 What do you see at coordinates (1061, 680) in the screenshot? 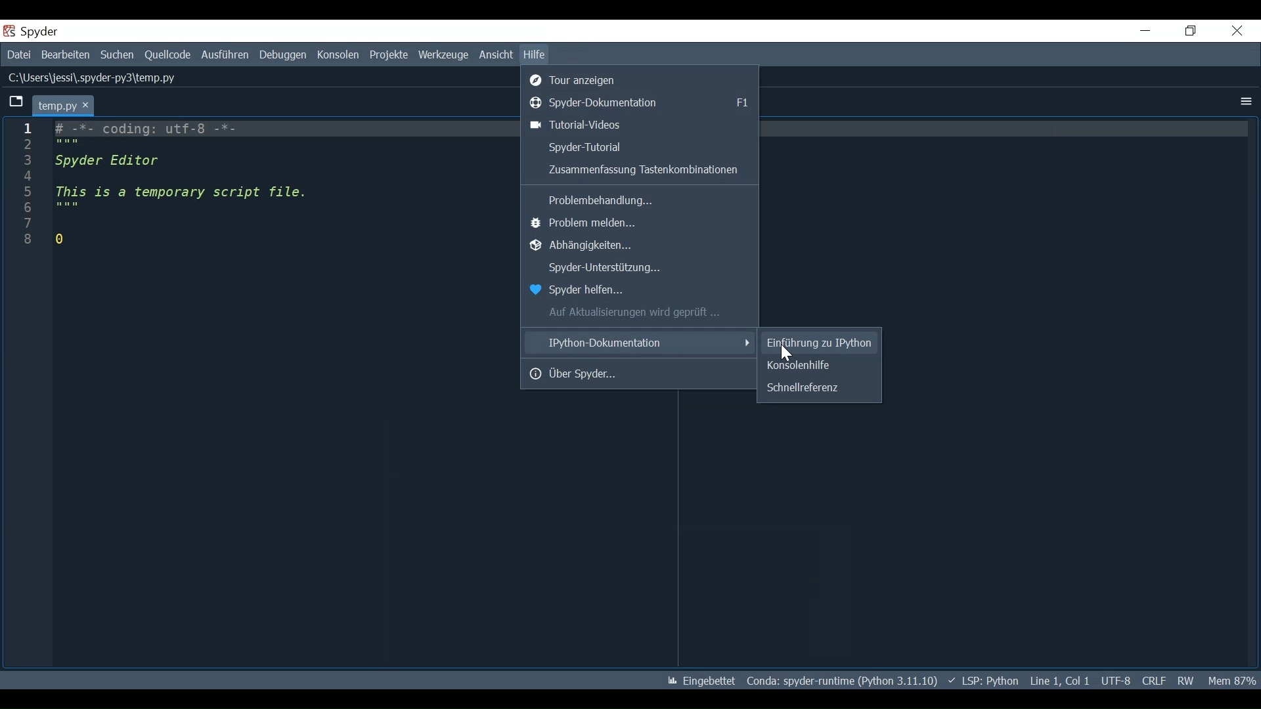
I see `Line1, col 1` at bounding box center [1061, 680].